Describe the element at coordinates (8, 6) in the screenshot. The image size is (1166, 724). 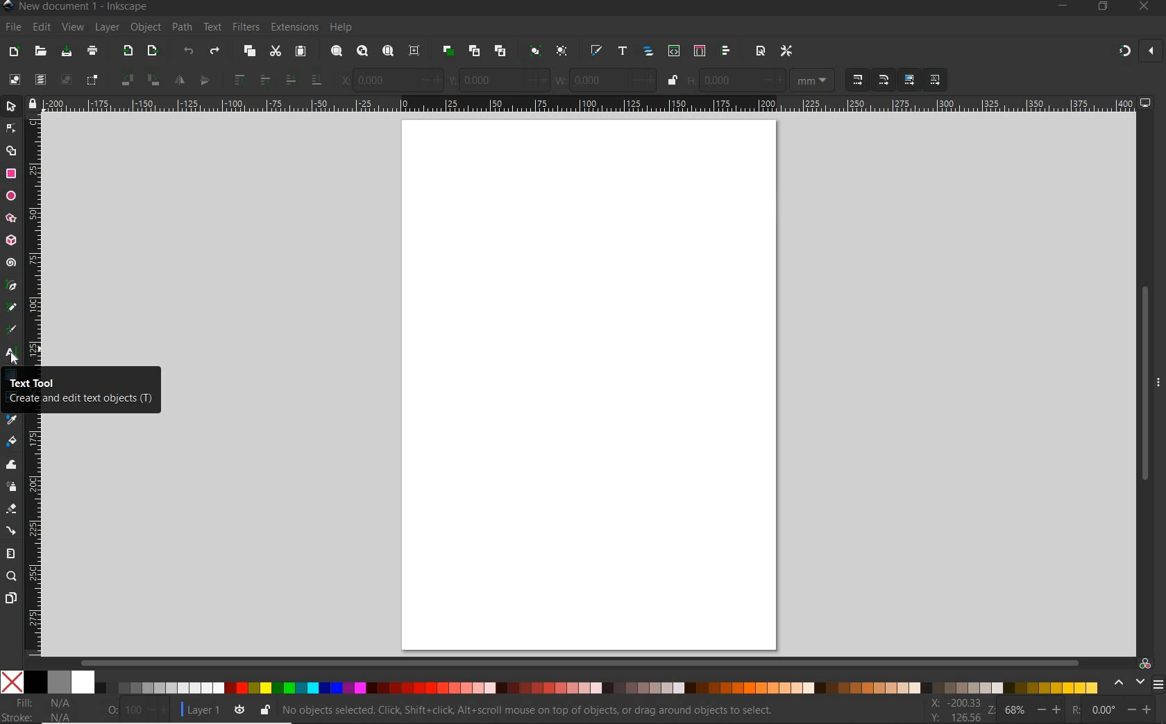
I see `logo` at that location.